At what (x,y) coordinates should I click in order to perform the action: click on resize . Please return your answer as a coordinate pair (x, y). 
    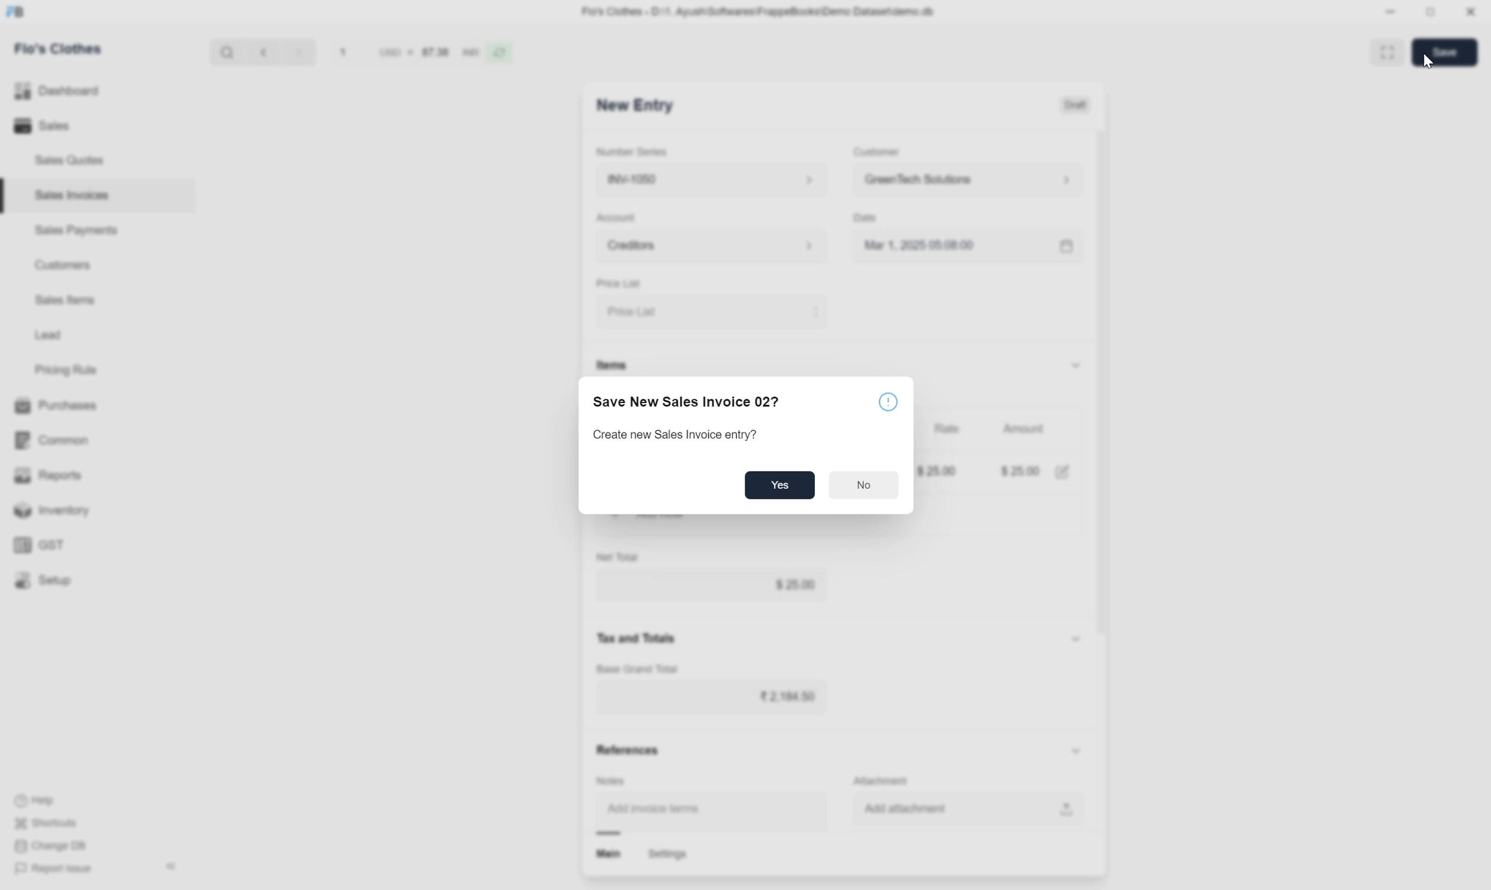
    Looking at the image, I should click on (1435, 14).